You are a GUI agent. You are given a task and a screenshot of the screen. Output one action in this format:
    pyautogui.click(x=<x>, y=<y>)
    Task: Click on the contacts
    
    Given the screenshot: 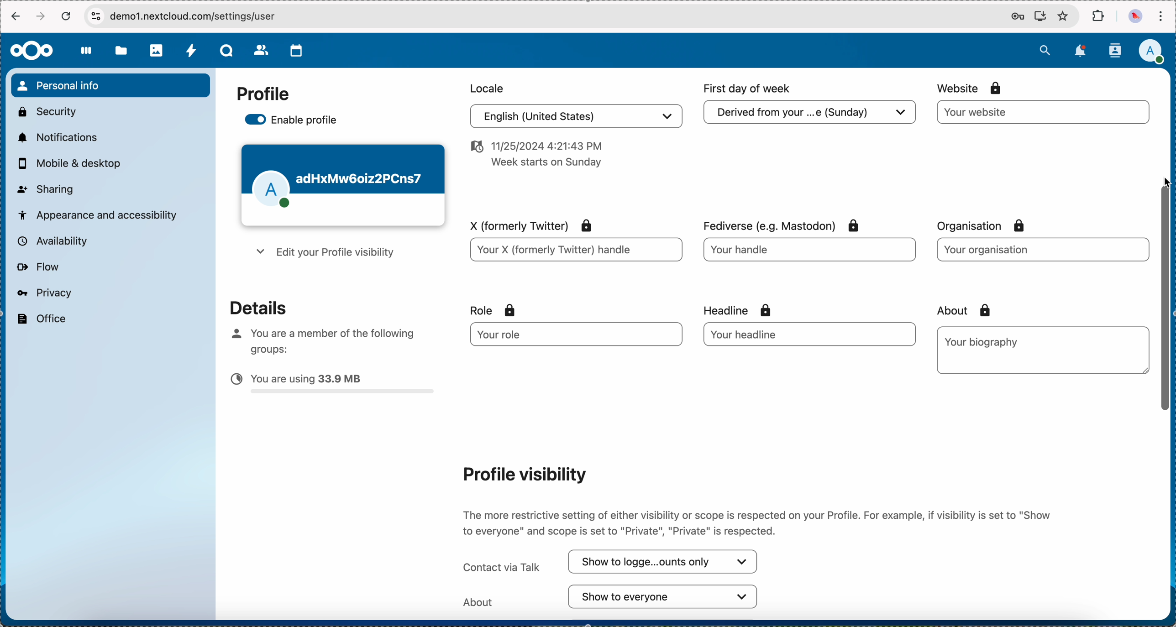 What is the action you would take?
    pyautogui.click(x=262, y=51)
    